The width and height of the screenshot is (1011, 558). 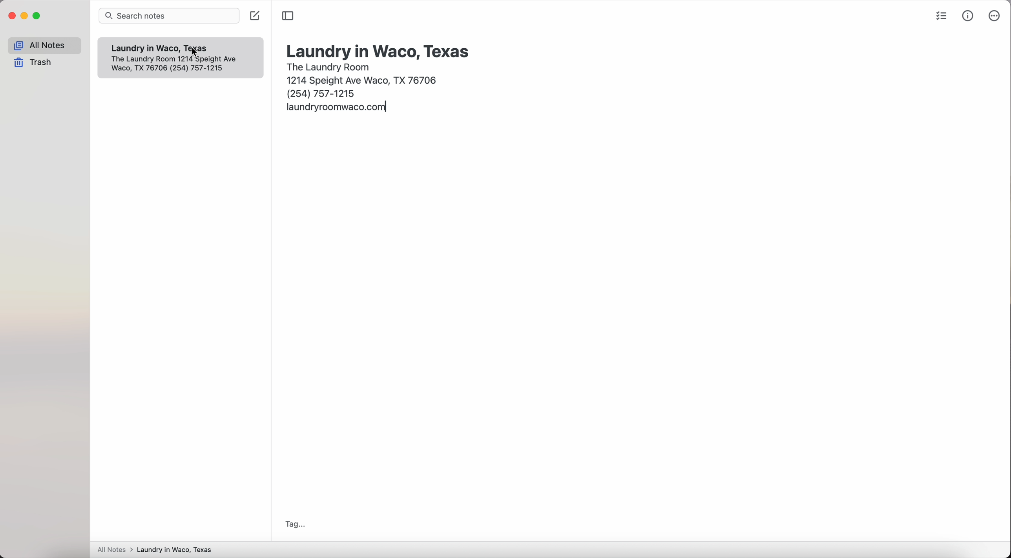 What do you see at coordinates (37, 16) in the screenshot?
I see `maximize app` at bounding box center [37, 16].